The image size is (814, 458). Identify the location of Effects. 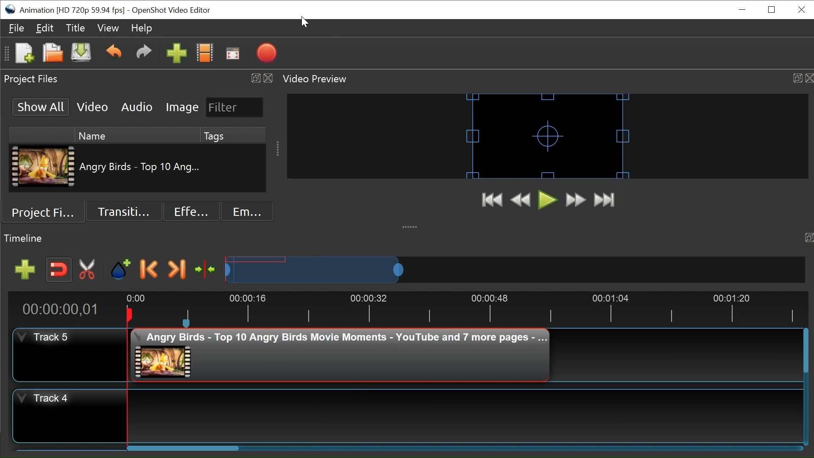
(190, 212).